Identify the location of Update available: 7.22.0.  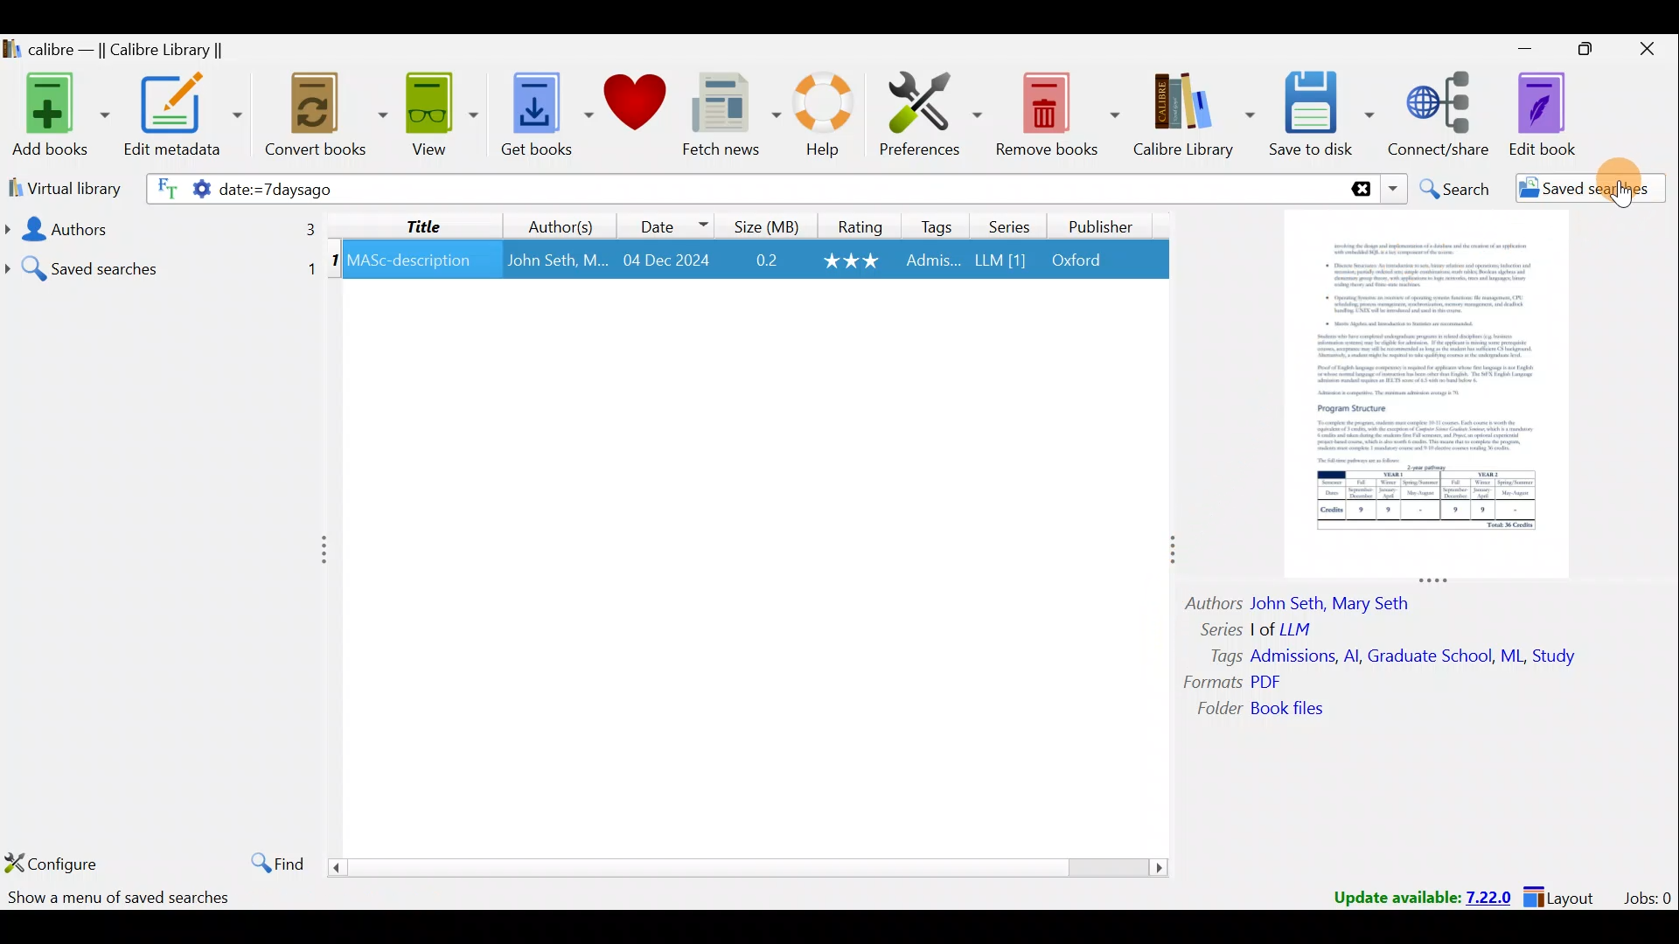
(1413, 895).